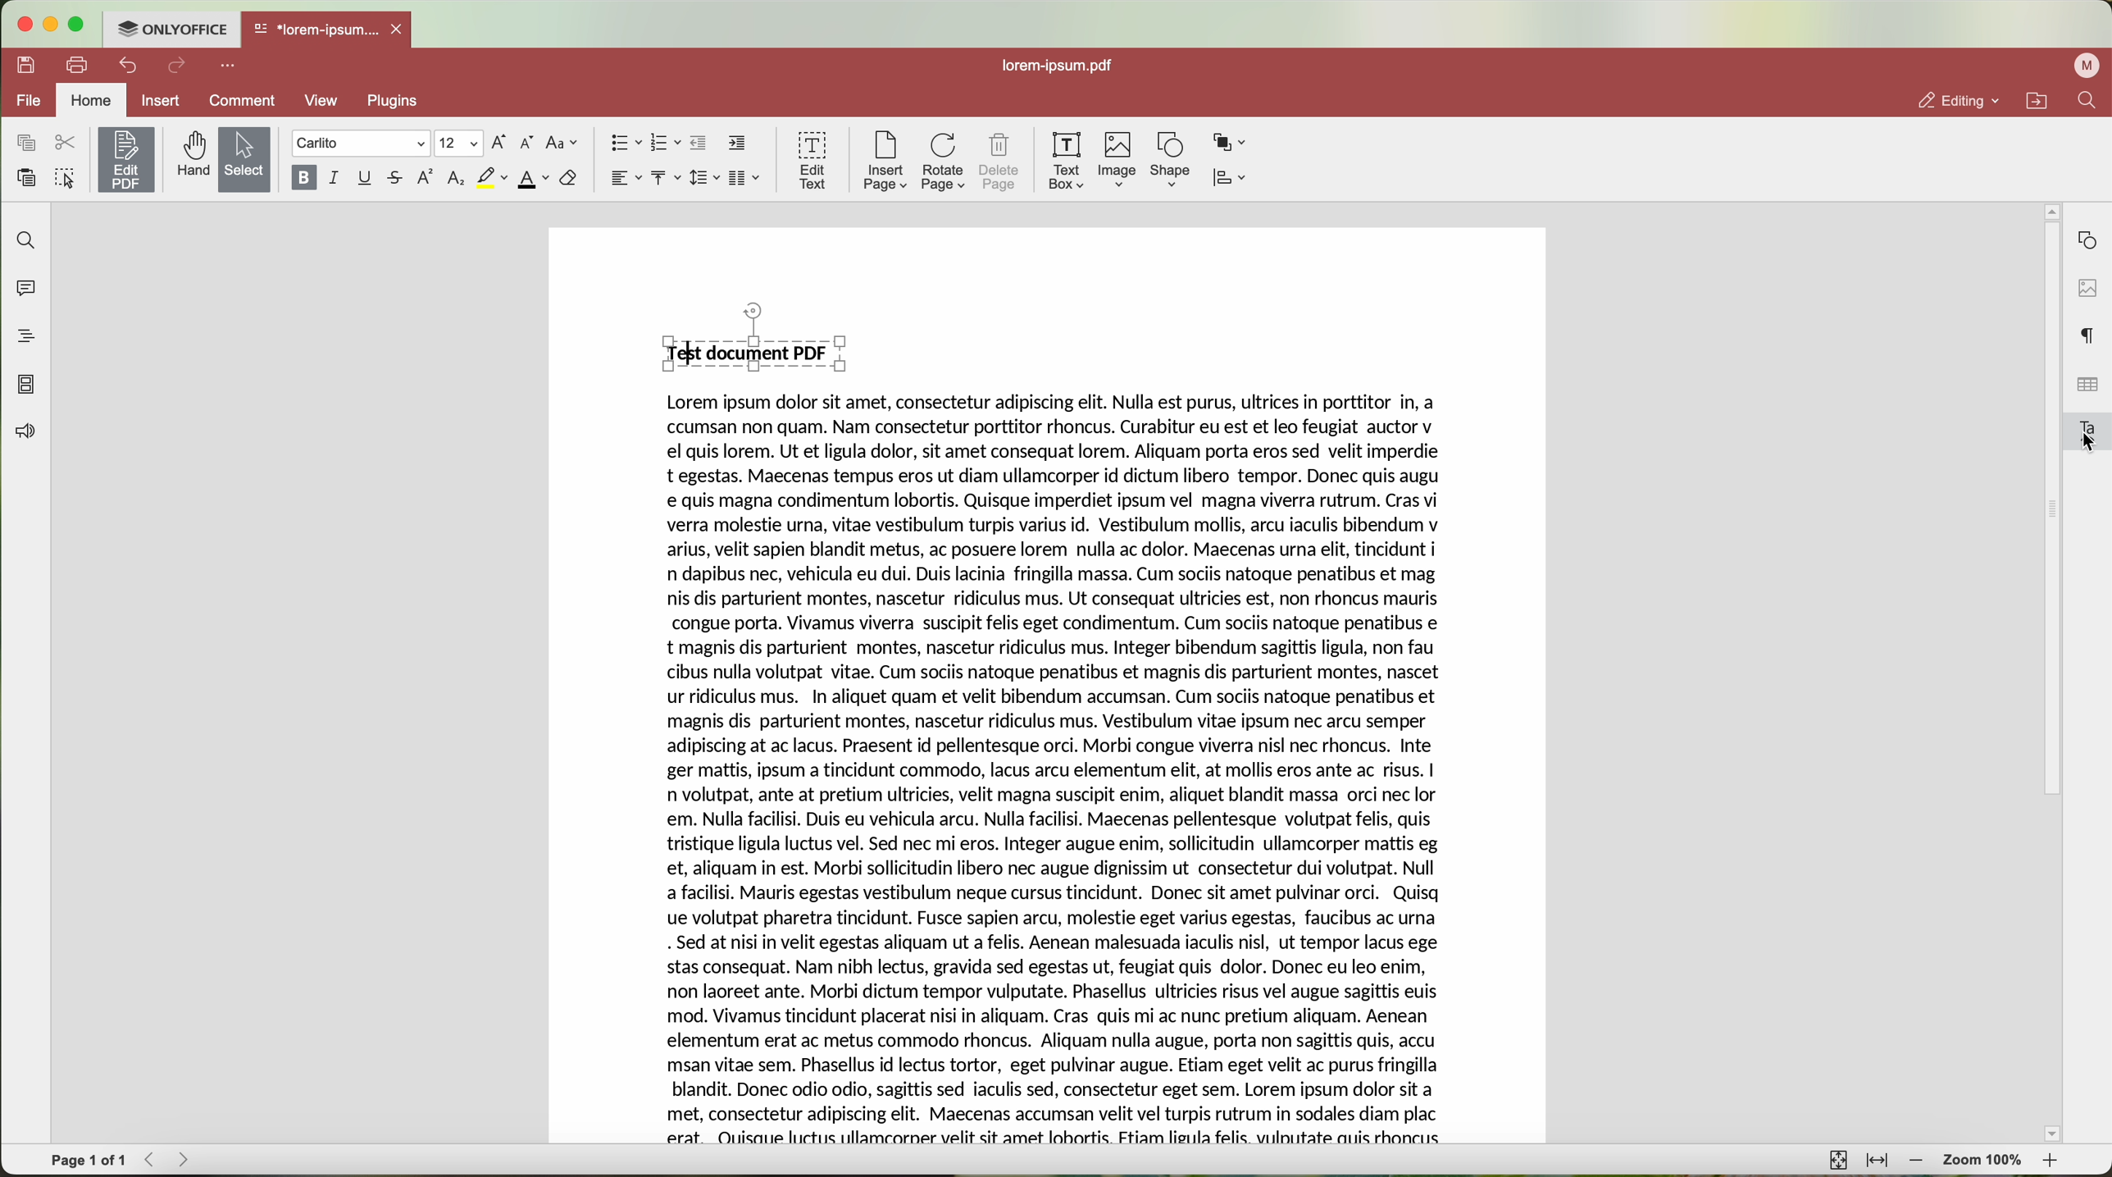 The height and width of the screenshot is (1177, 2112). Describe the element at coordinates (2054, 1160) in the screenshot. I see `zoom in` at that location.